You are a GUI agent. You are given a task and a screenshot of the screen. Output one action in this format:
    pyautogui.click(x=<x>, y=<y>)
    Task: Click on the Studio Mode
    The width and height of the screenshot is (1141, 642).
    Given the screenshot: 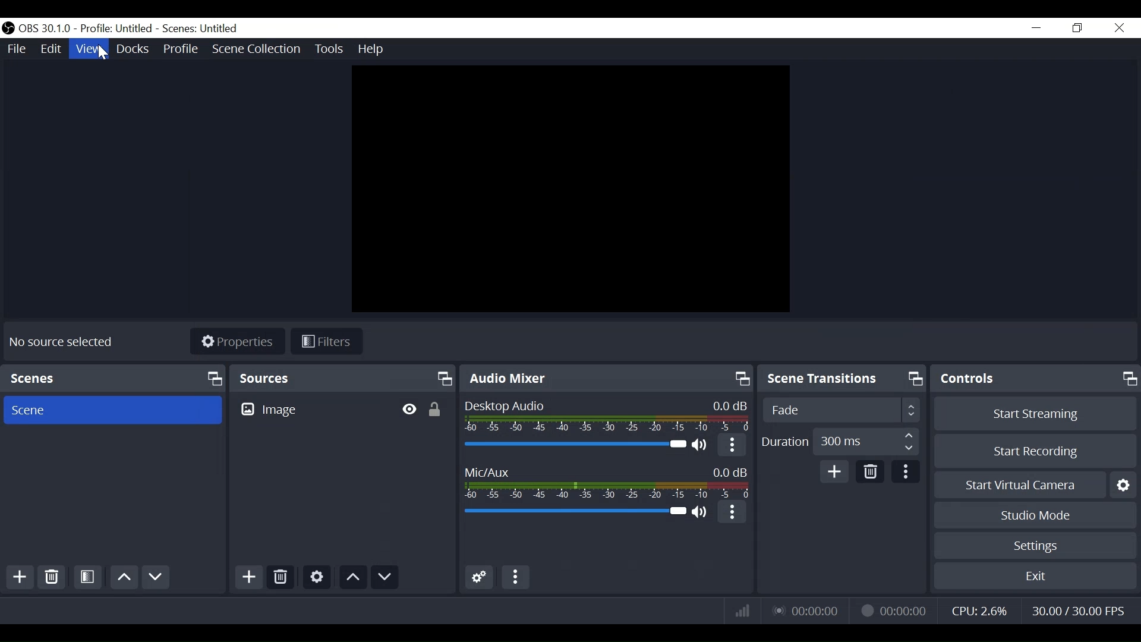 What is the action you would take?
    pyautogui.click(x=1036, y=517)
    